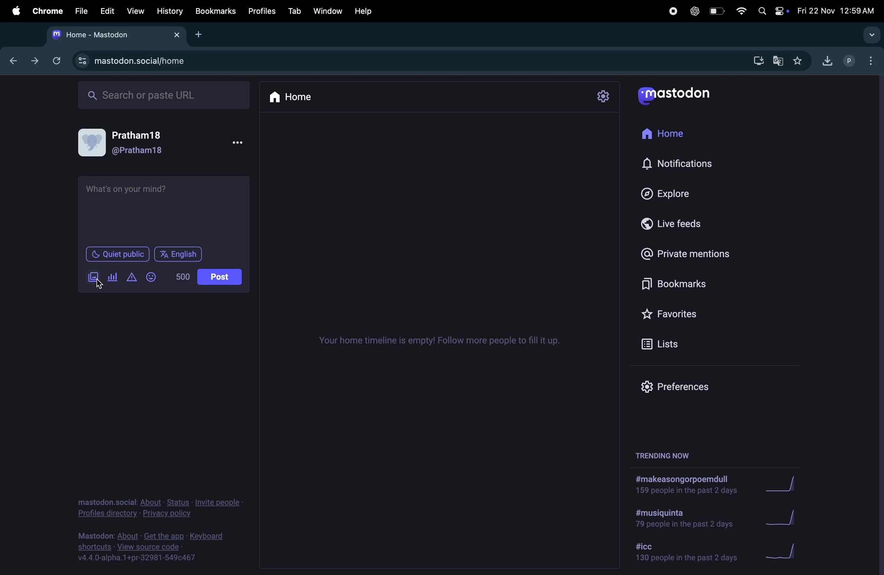 The image size is (884, 575). What do you see at coordinates (782, 549) in the screenshot?
I see `graphs` at bounding box center [782, 549].